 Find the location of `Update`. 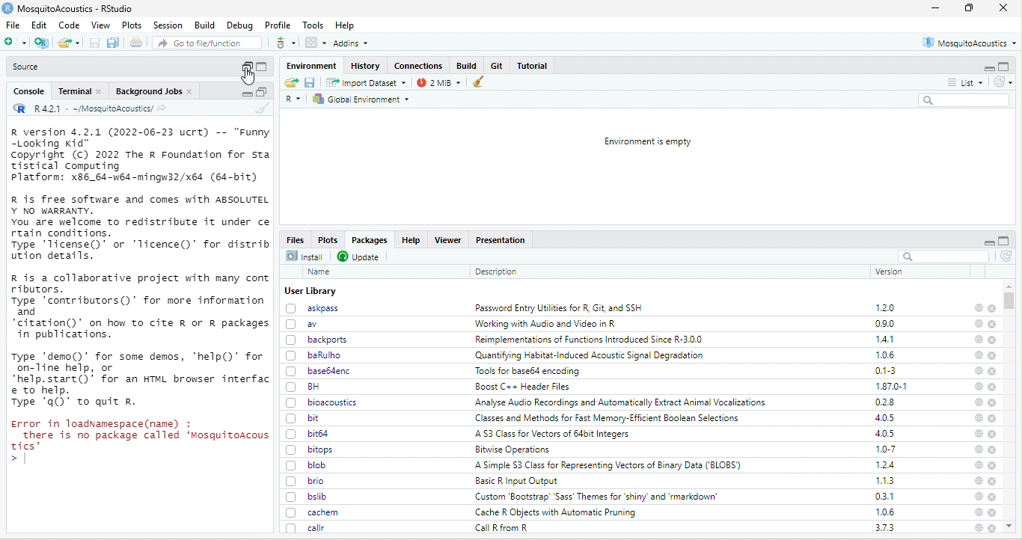

Update is located at coordinates (359, 256).